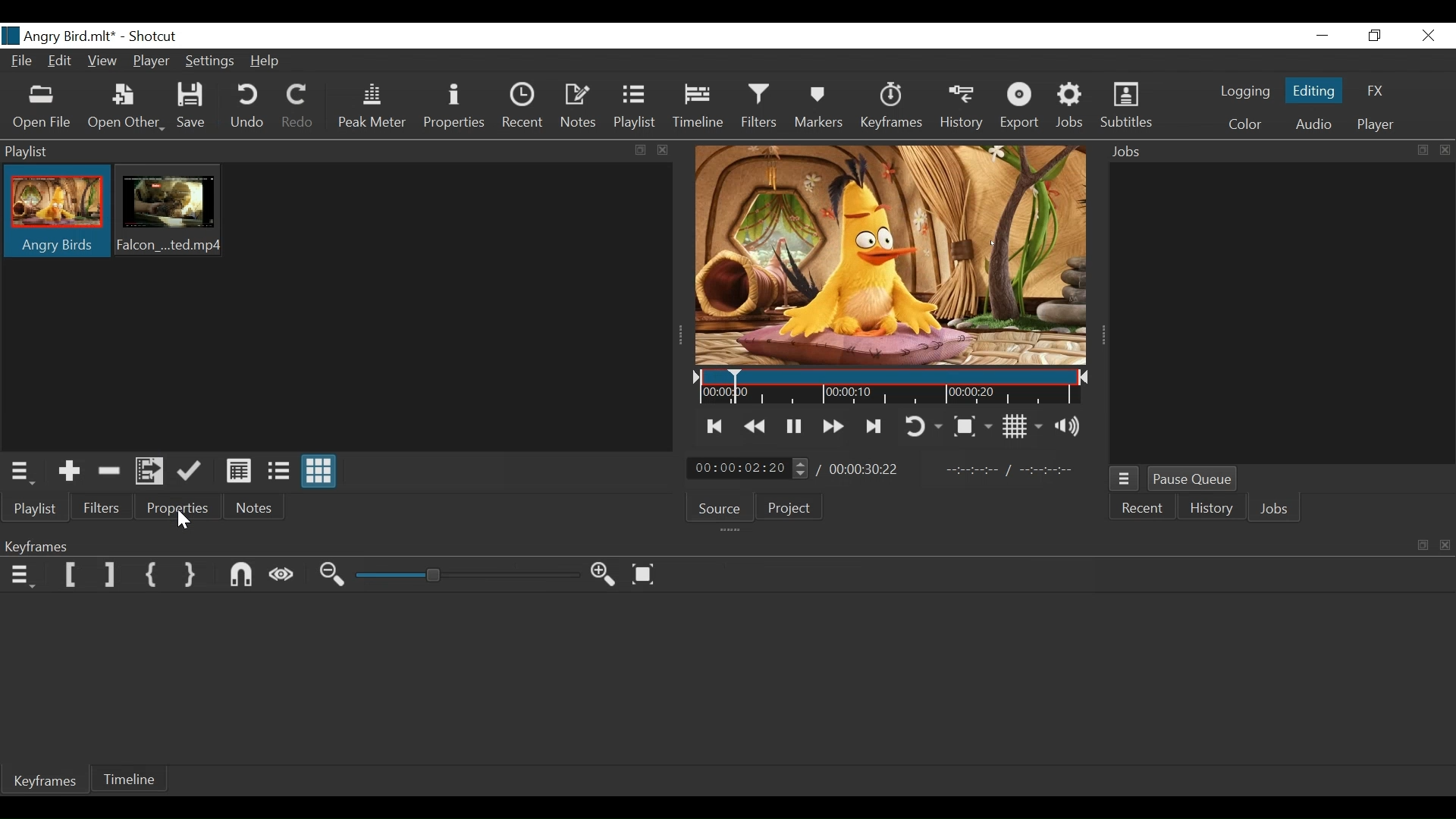  I want to click on Jobs Panel, so click(1275, 152).